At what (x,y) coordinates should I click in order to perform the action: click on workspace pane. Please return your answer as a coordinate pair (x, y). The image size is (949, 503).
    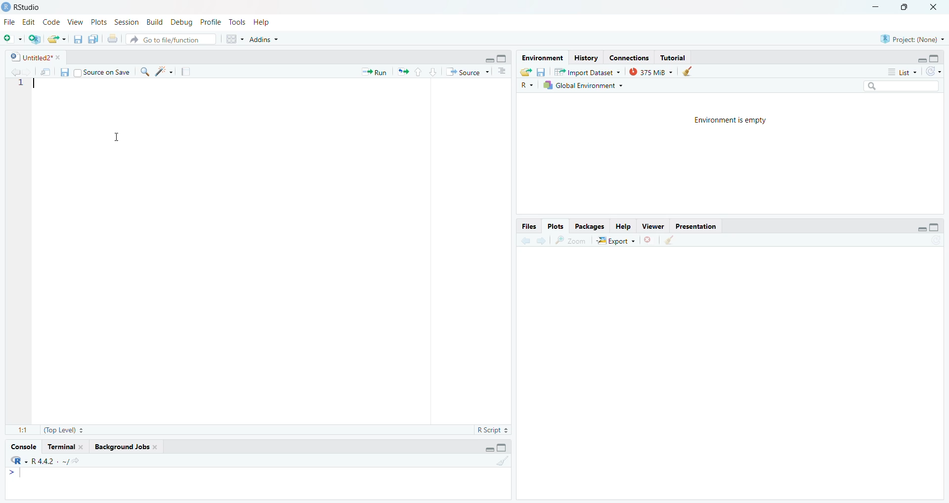
    Looking at the image, I should click on (235, 38).